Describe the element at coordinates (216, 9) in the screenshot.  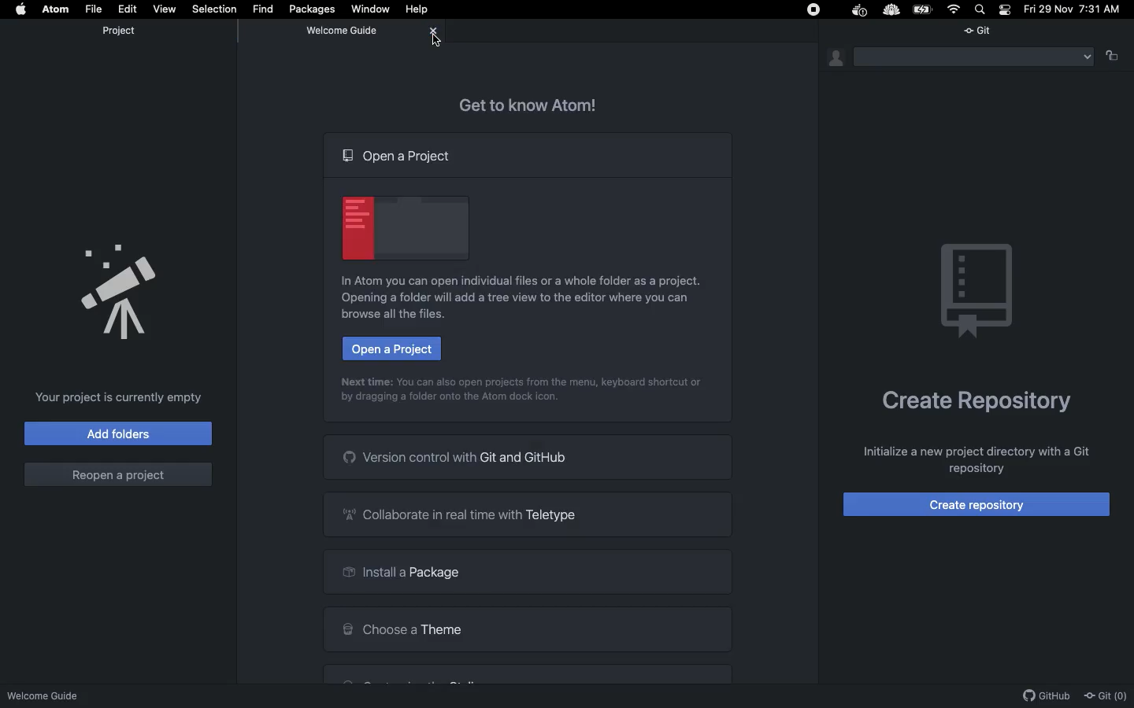
I see `Selection` at that location.